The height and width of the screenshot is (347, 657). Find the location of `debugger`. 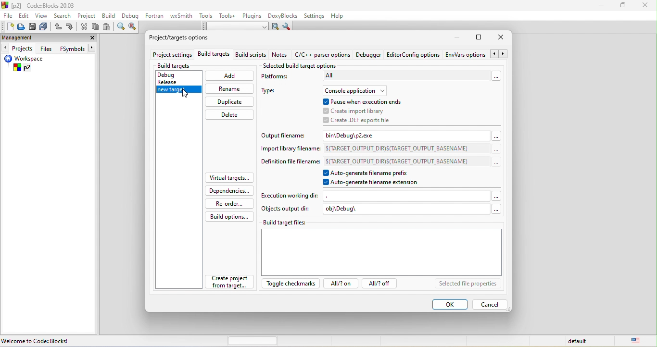

debugger is located at coordinates (369, 56).